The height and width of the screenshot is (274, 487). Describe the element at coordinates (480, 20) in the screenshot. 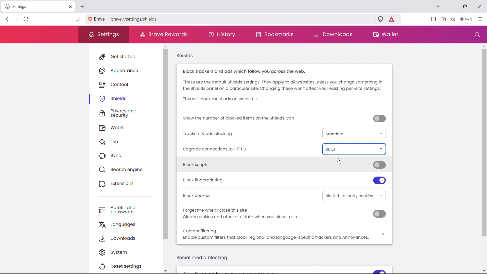

I see `customize and control` at that location.